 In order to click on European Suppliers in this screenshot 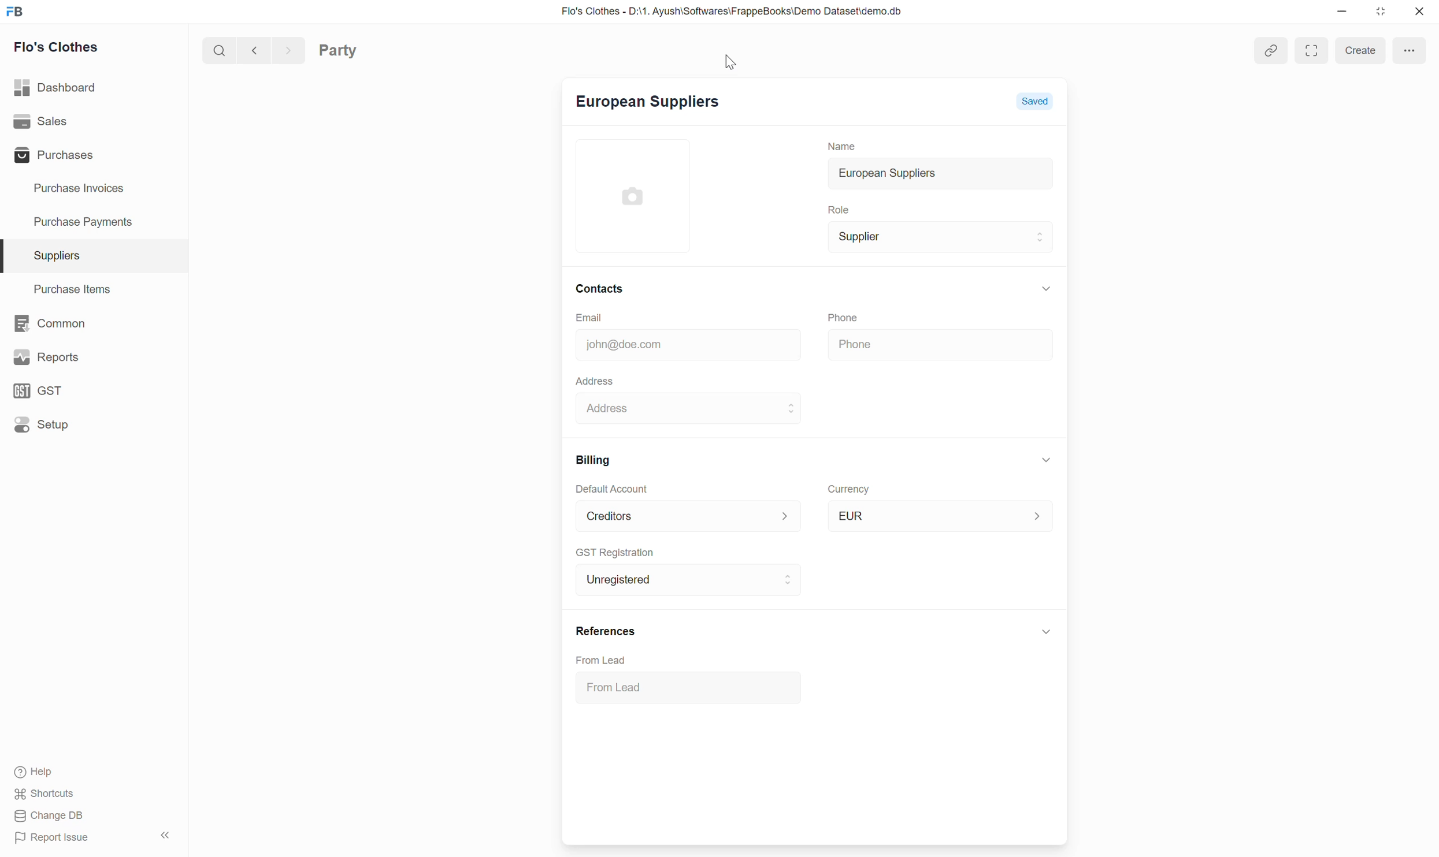, I will do `click(878, 173)`.